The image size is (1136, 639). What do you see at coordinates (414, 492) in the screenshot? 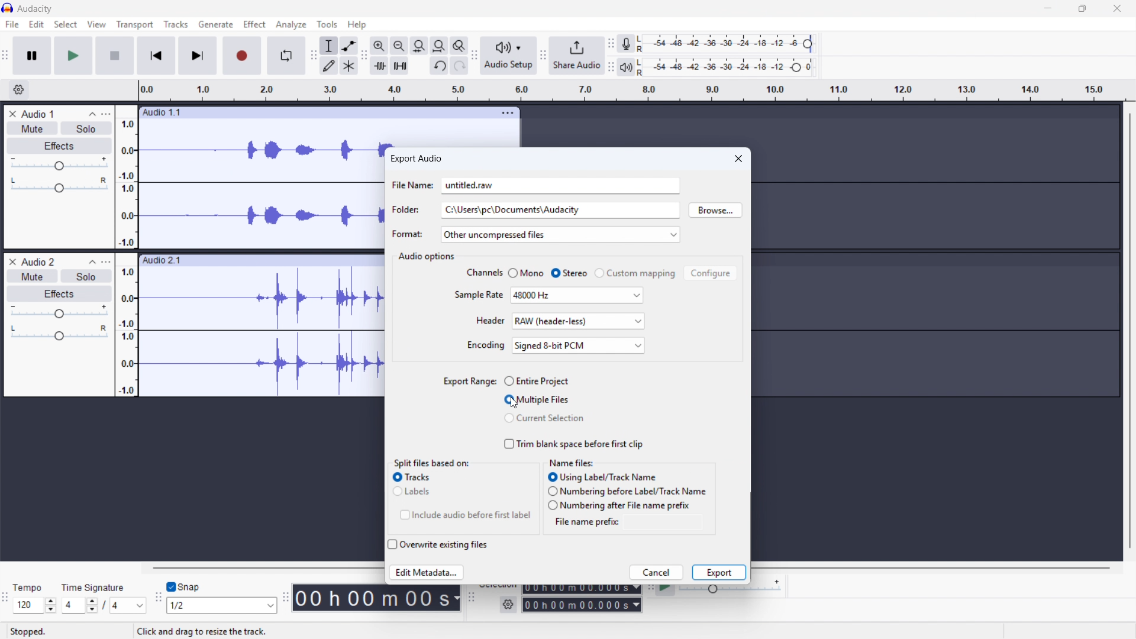
I see `labels` at bounding box center [414, 492].